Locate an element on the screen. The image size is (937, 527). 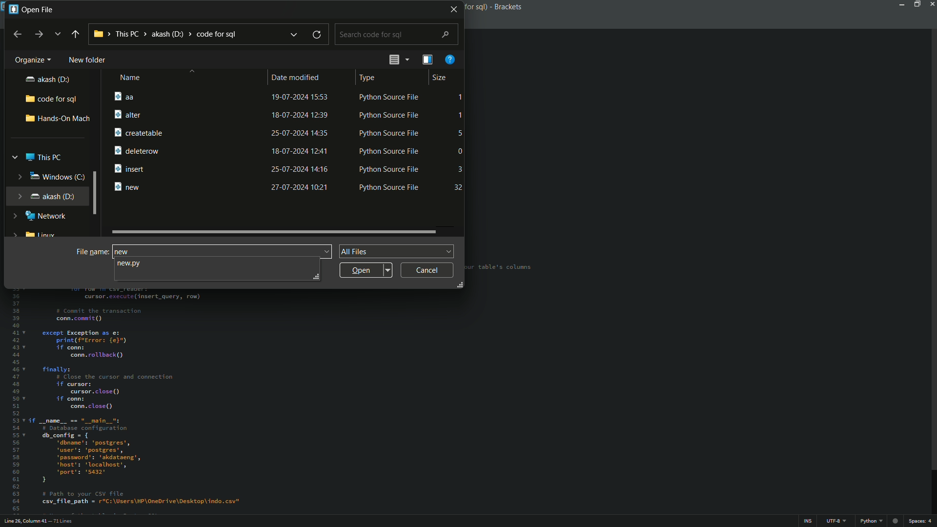
alter is located at coordinates (128, 114).